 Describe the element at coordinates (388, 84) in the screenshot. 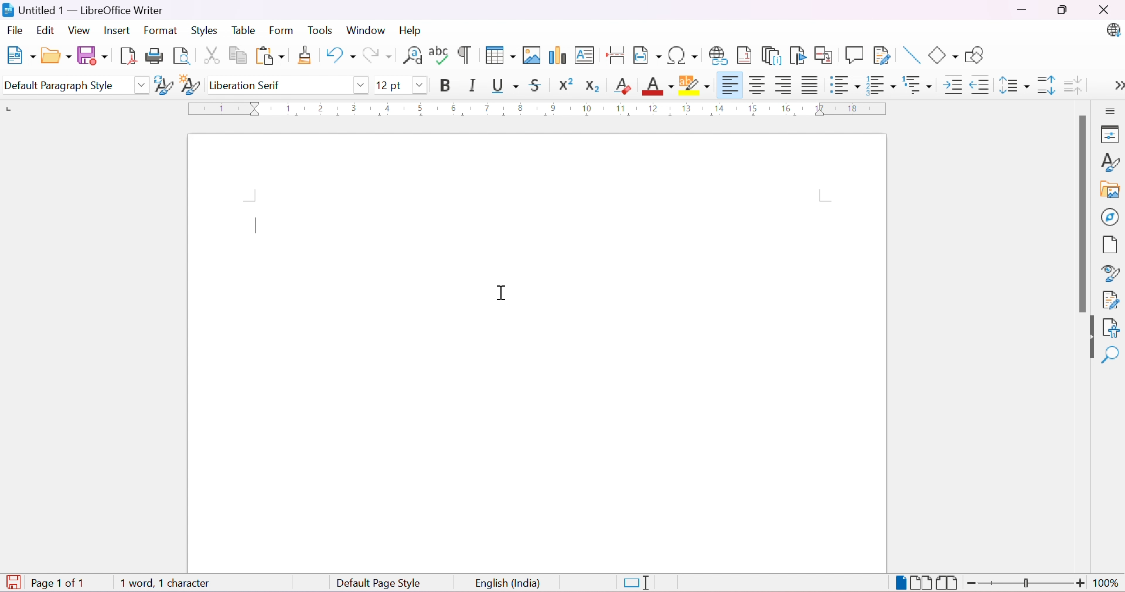

I see `12 pt` at that location.